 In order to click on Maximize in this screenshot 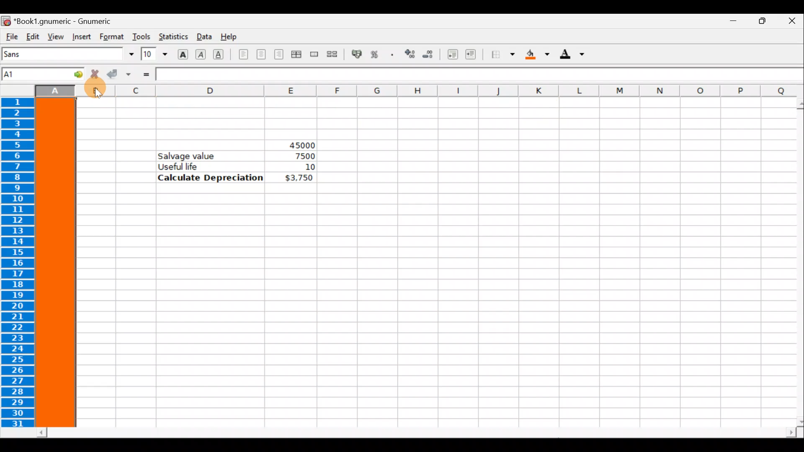, I will do `click(760, 23)`.